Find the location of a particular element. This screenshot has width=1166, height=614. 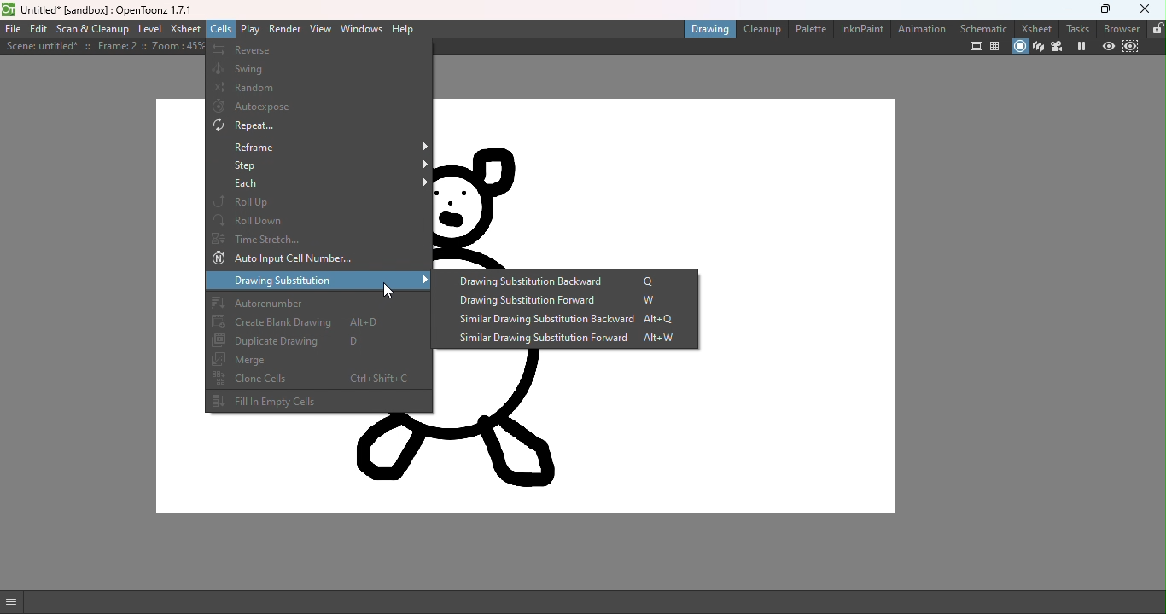

Duplicate drawing is located at coordinates (317, 342).